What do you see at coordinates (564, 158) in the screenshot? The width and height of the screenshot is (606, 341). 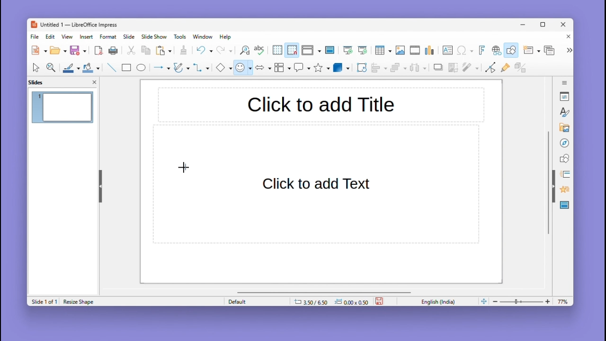 I see `shapes` at bounding box center [564, 158].